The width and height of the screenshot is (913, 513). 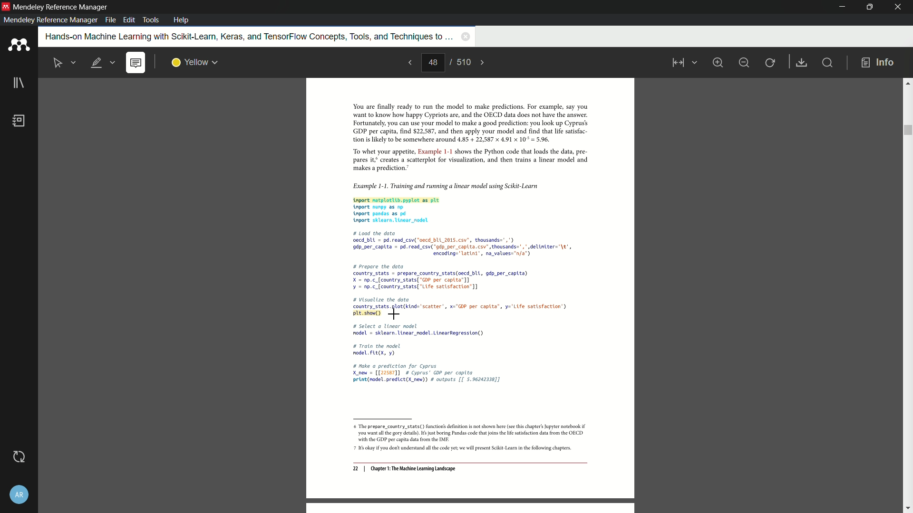 I want to click on current page, so click(x=433, y=63).